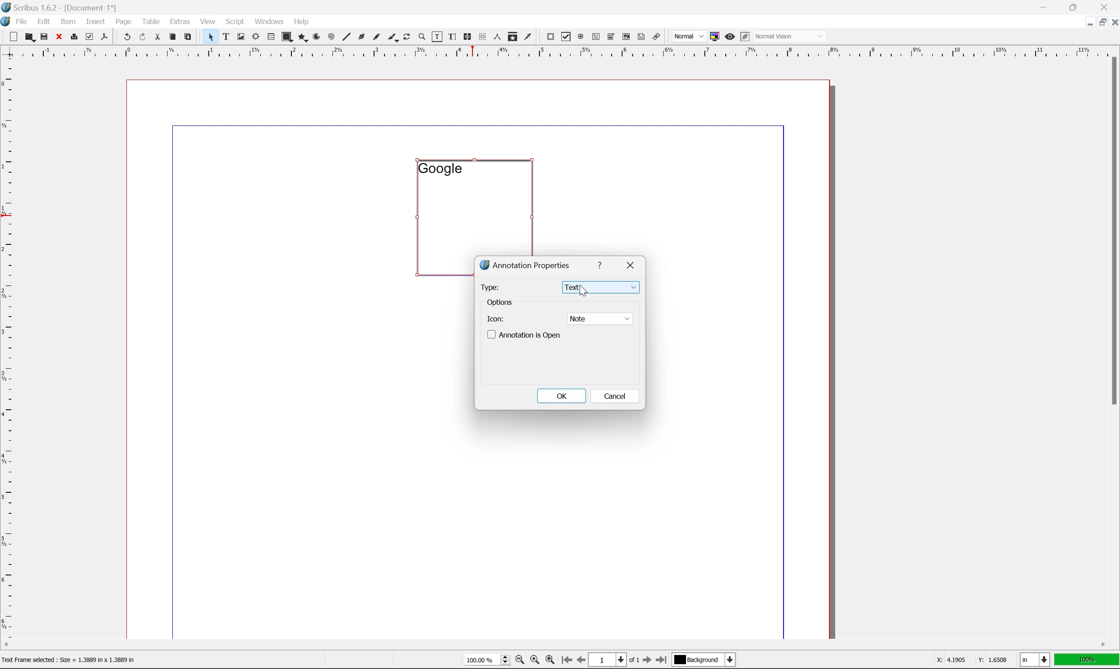 The width and height of the screenshot is (1120, 669). What do you see at coordinates (105, 37) in the screenshot?
I see `save as pdf` at bounding box center [105, 37].